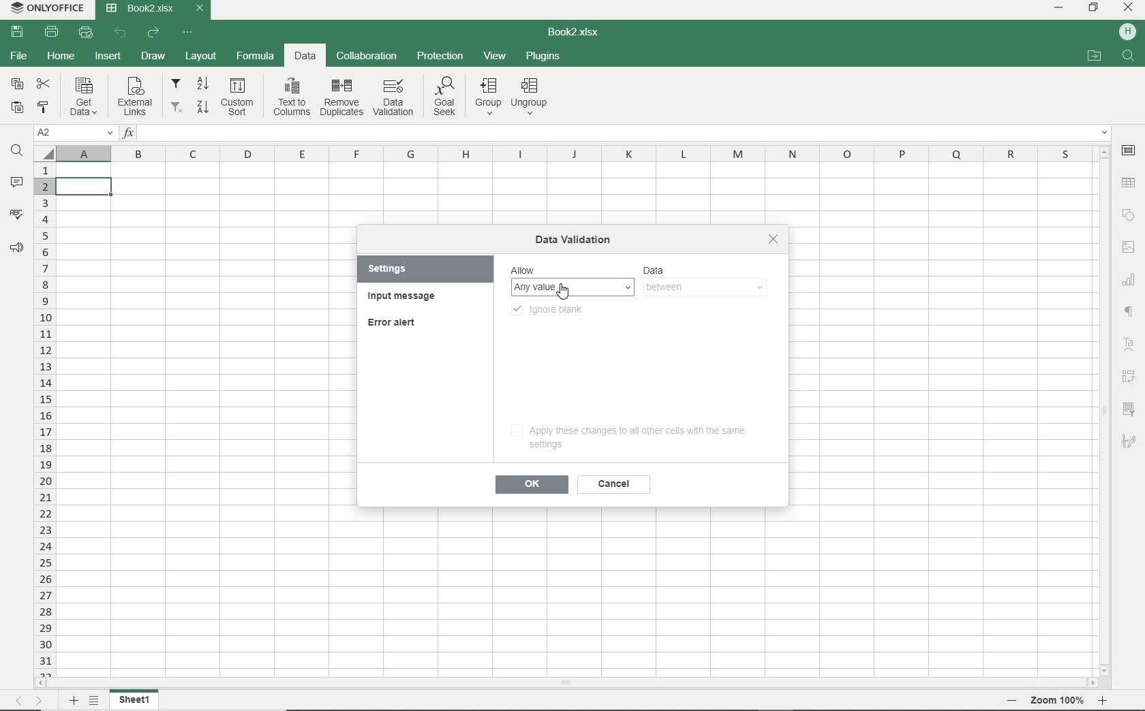 This screenshot has width=1145, height=711. Describe the element at coordinates (573, 287) in the screenshot. I see `ANY VALUE` at that location.